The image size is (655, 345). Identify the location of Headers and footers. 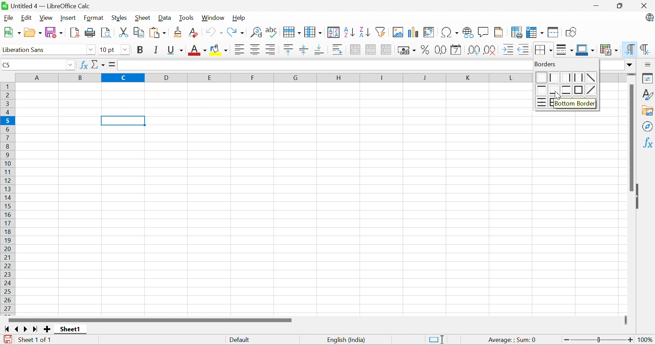
(498, 31).